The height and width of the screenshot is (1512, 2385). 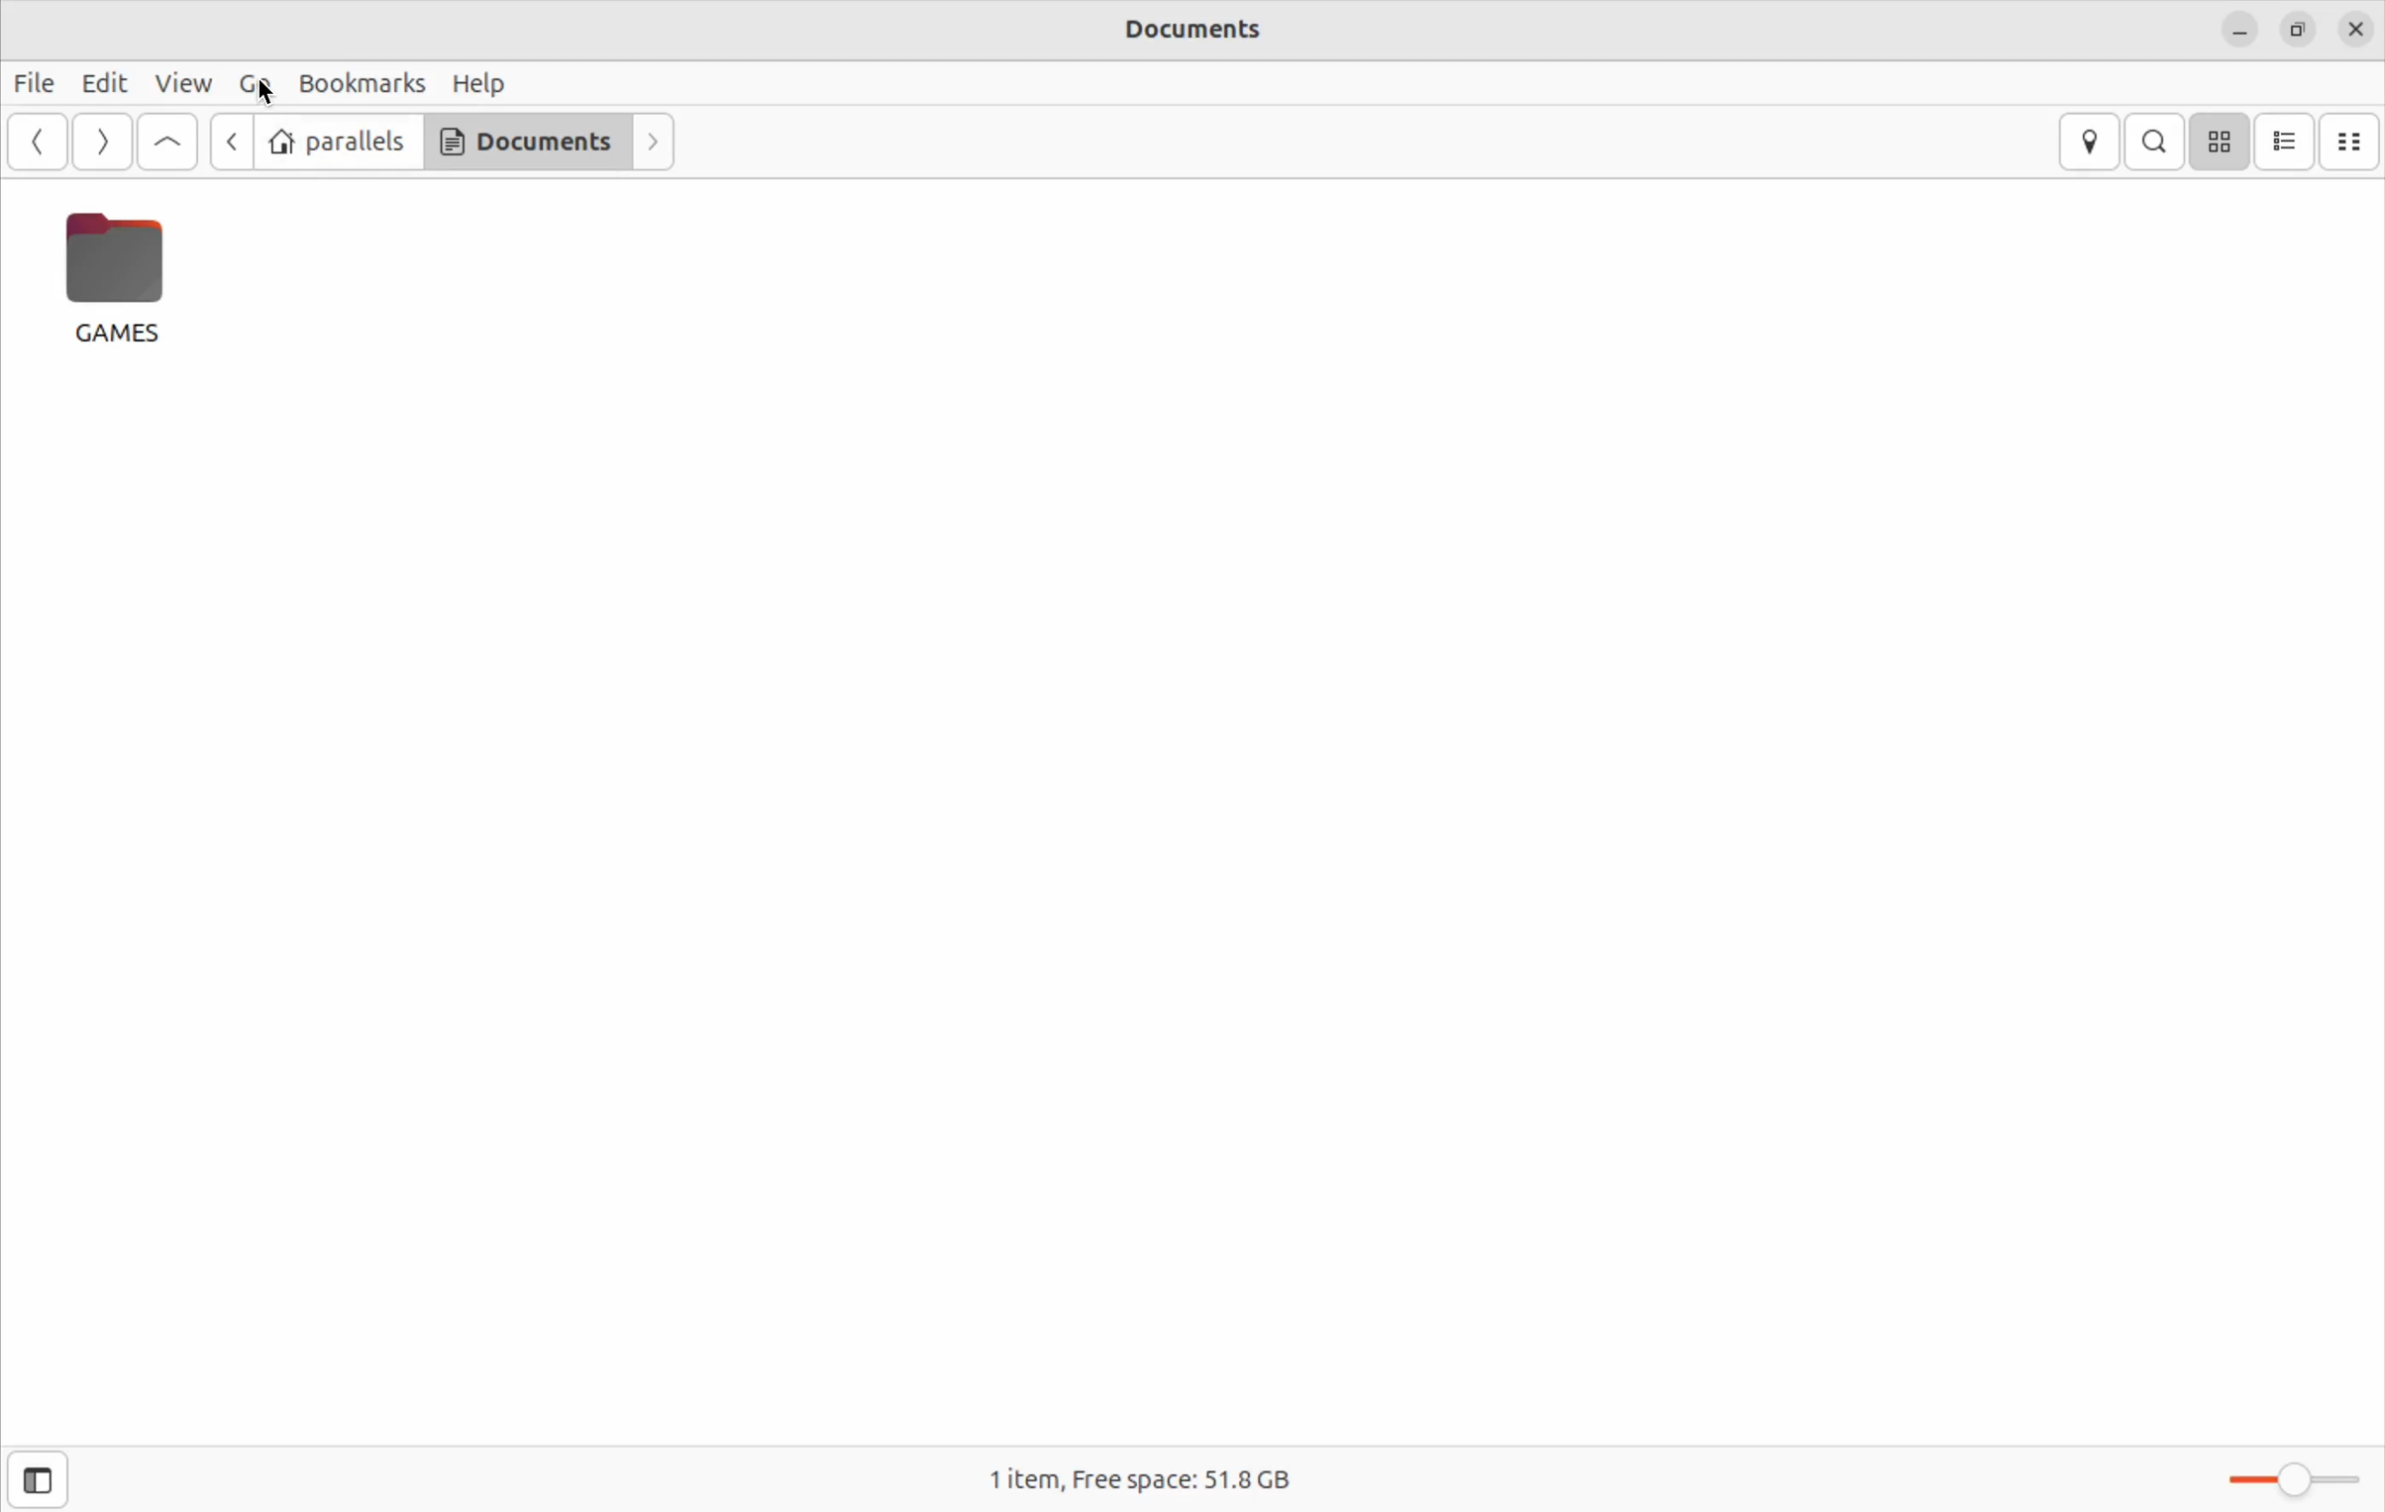 What do you see at coordinates (268, 88) in the screenshot?
I see `cursor` at bounding box center [268, 88].